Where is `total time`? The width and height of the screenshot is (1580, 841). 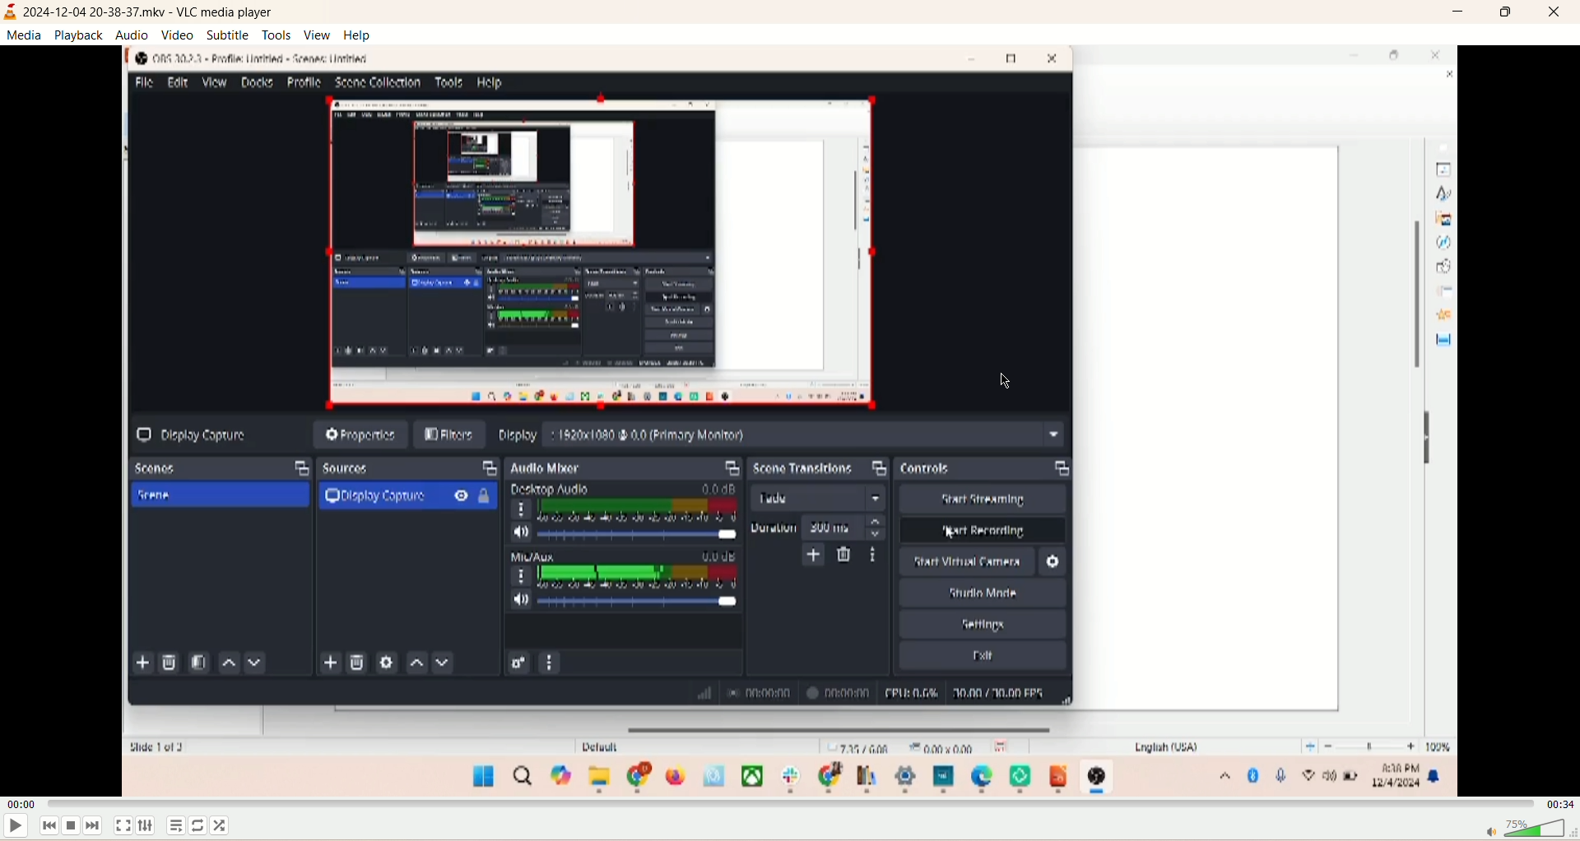
total time is located at coordinates (1556, 802).